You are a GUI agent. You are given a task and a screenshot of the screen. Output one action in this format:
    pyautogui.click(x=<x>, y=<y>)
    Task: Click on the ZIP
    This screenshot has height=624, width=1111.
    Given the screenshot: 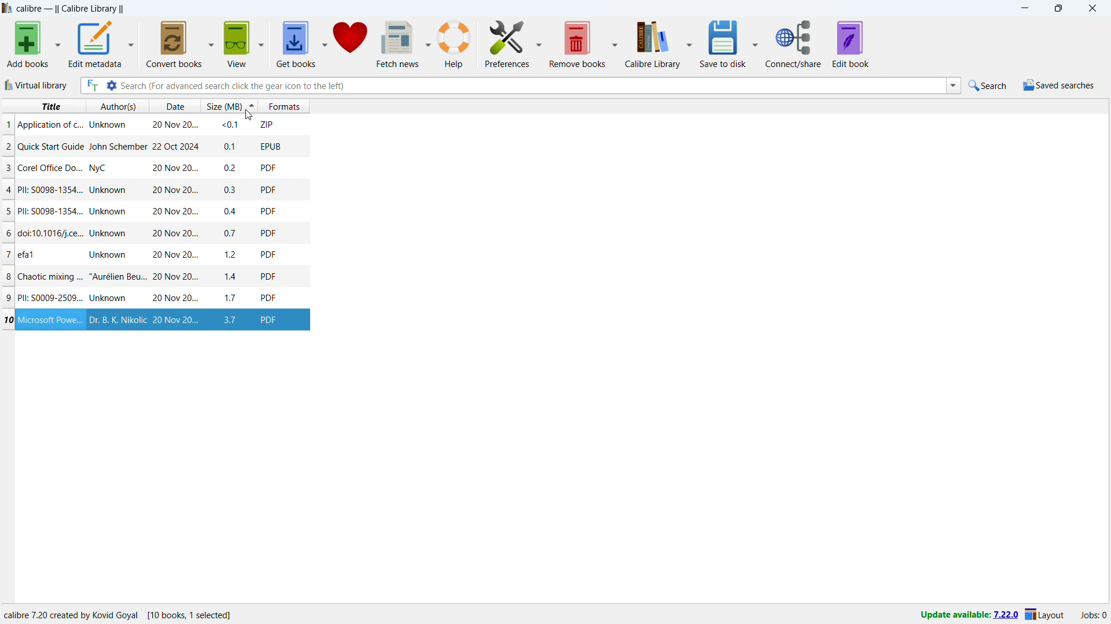 What is the action you would take?
    pyautogui.click(x=268, y=124)
    